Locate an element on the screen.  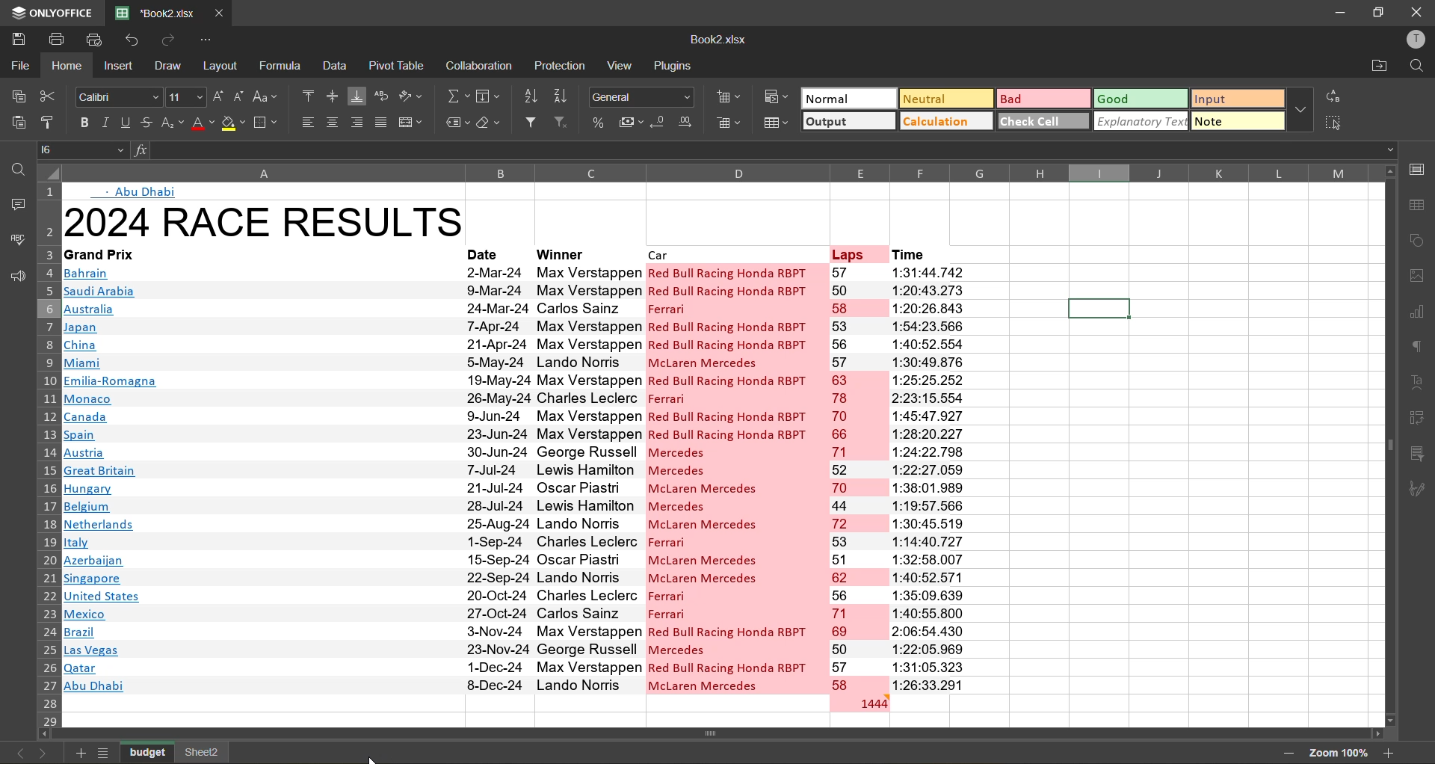
normal is located at coordinates (847, 99).